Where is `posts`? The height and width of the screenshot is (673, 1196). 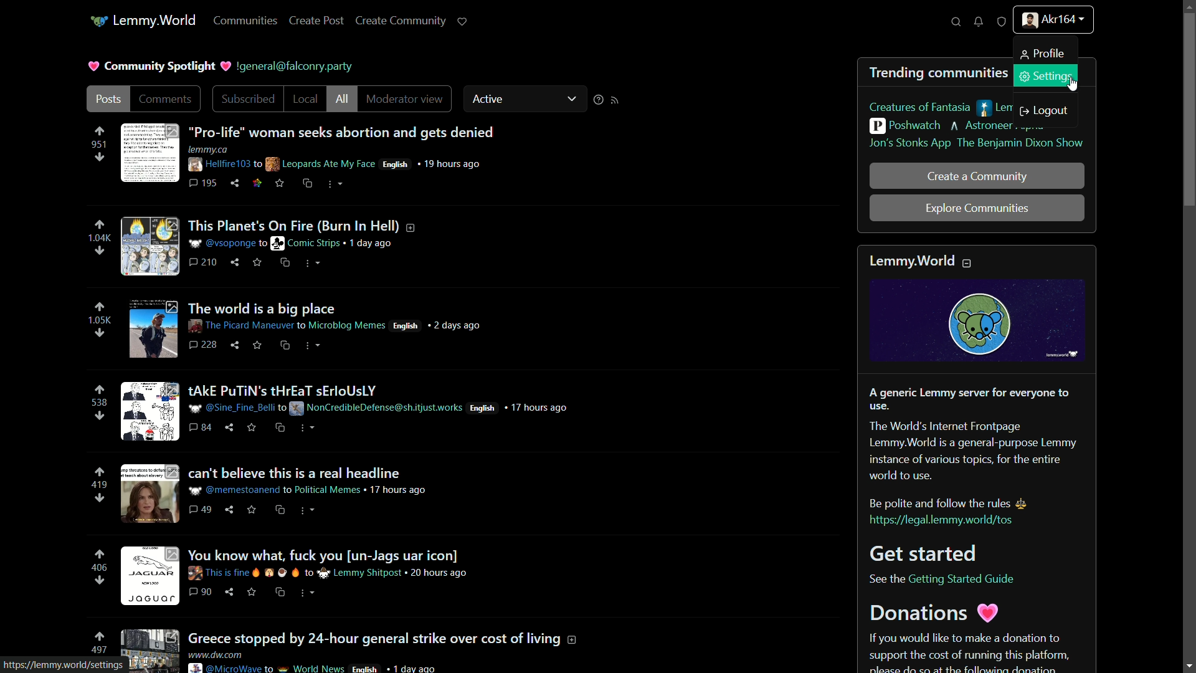
posts is located at coordinates (107, 99).